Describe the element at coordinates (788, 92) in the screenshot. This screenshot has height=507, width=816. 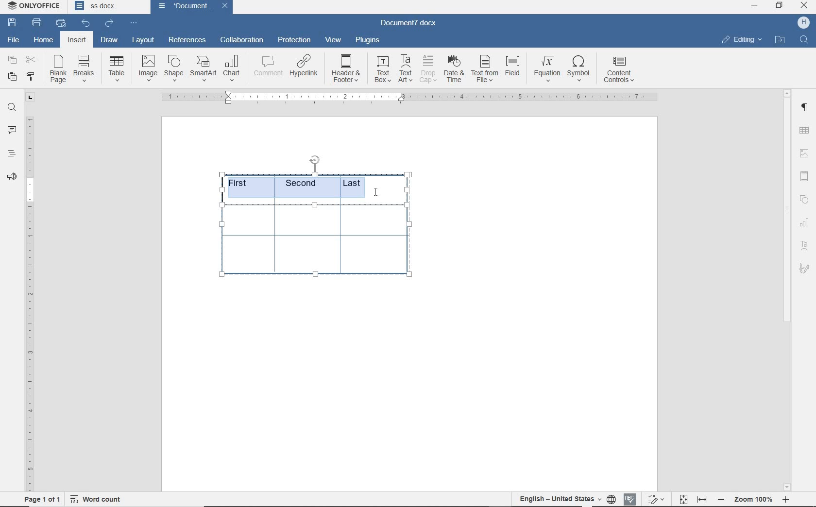
I see `scroll up` at that location.